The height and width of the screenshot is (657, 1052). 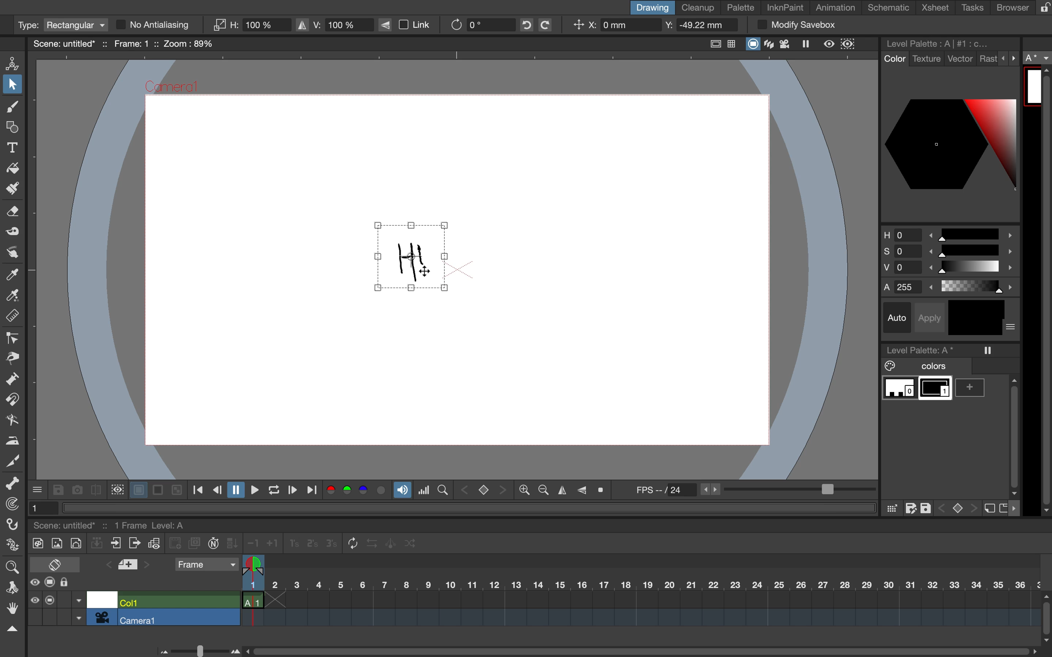 I want to click on cutter tool, so click(x=13, y=460).